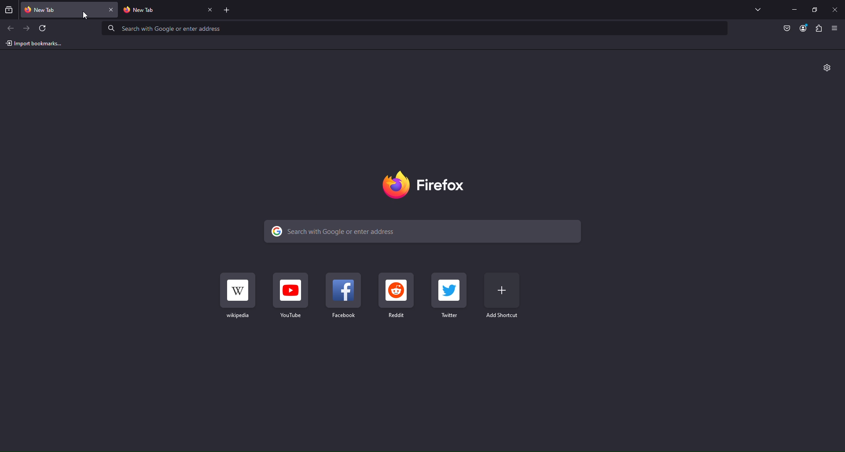 Image resolution: width=845 pixels, height=452 pixels. I want to click on Maximize, so click(815, 10).